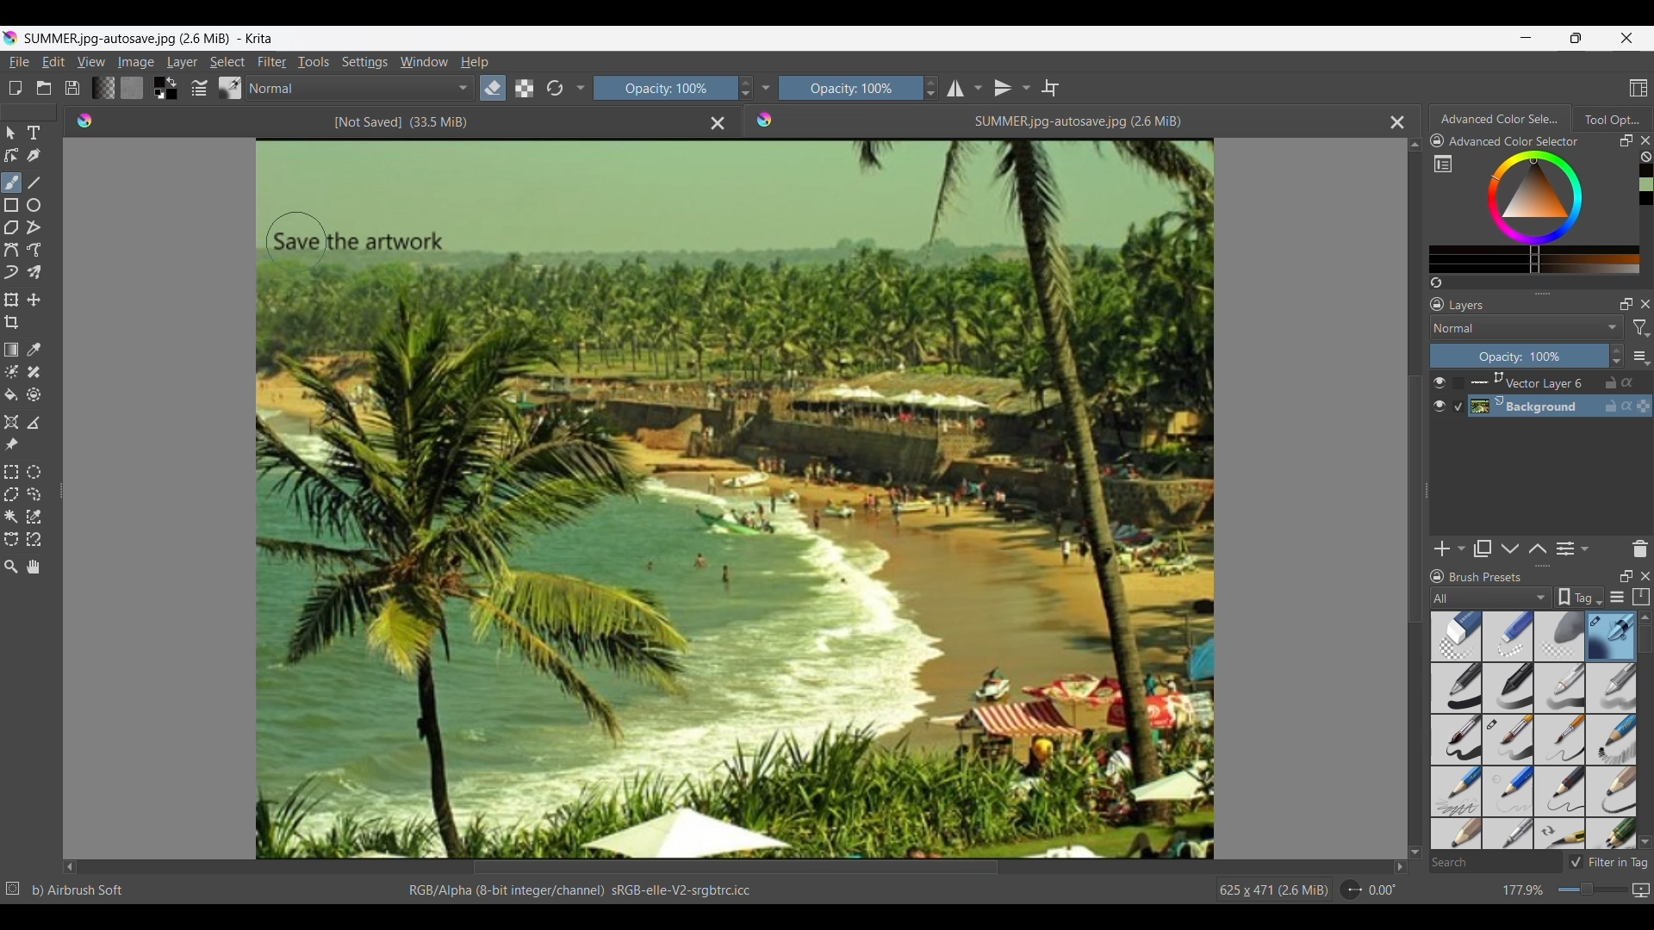  Describe the element at coordinates (525, 88) in the screenshot. I see `Preserve alpha` at that location.